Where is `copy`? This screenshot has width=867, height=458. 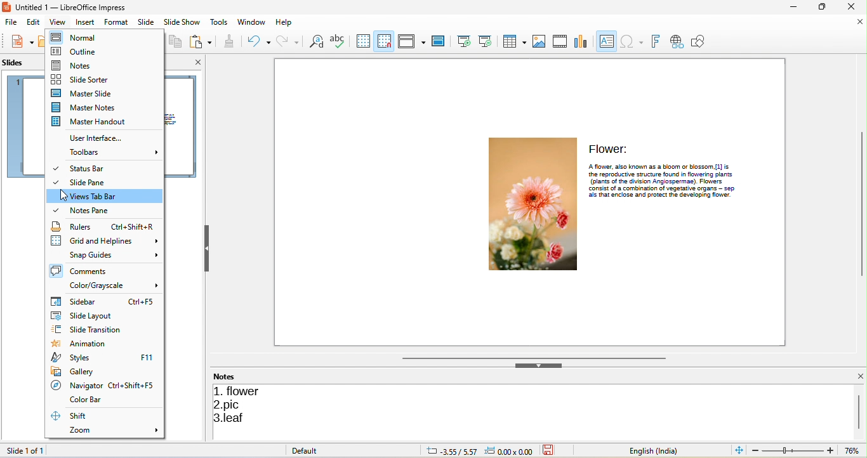
copy is located at coordinates (176, 41).